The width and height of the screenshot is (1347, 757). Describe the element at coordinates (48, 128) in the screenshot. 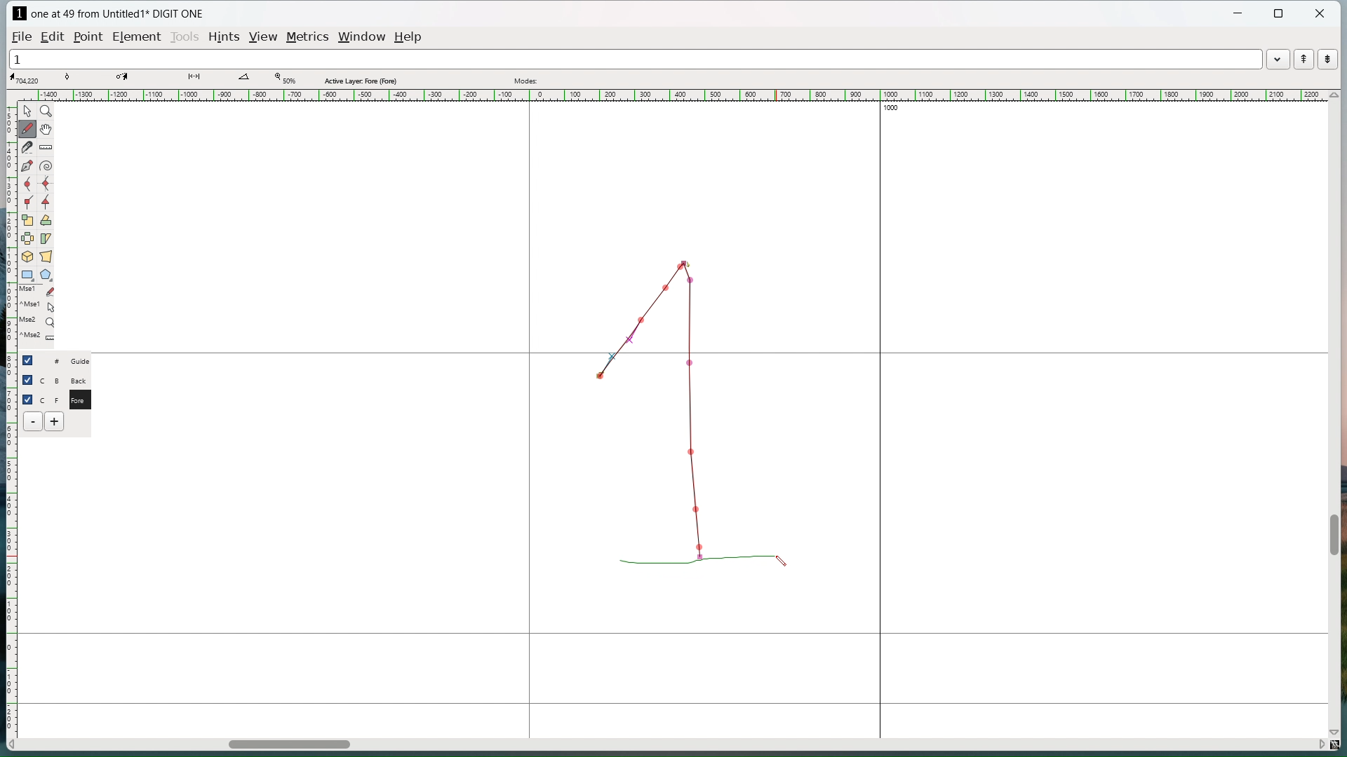

I see `scroll by hand` at that location.